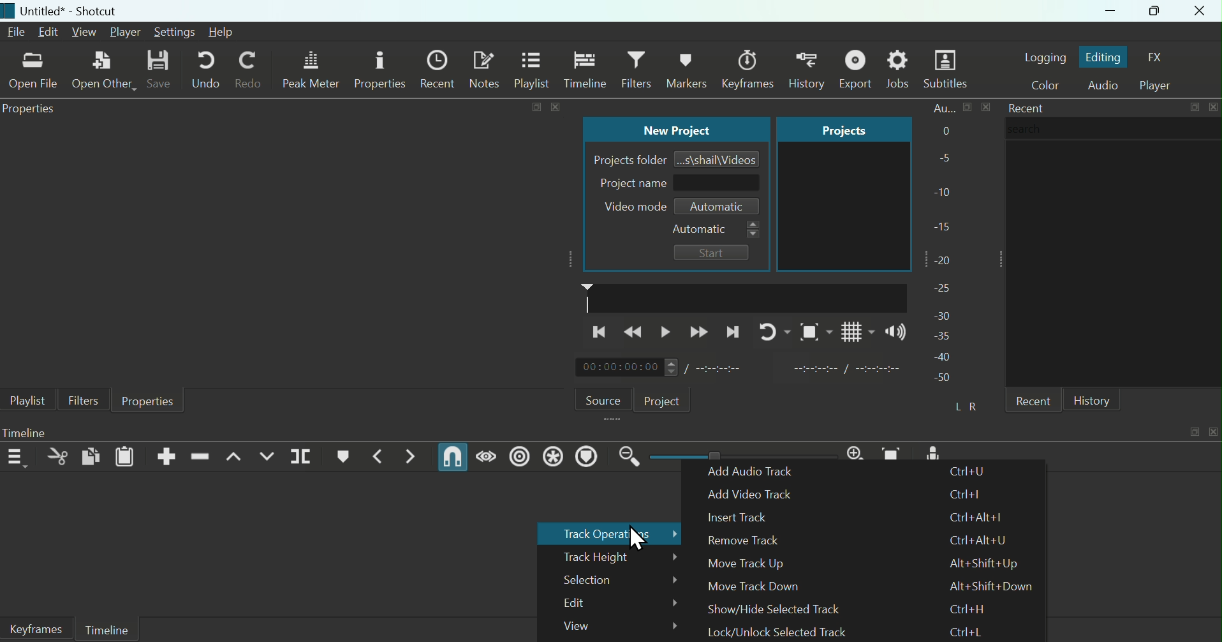  What do you see at coordinates (24, 400) in the screenshot?
I see `Playlist` at bounding box center [24, 400].